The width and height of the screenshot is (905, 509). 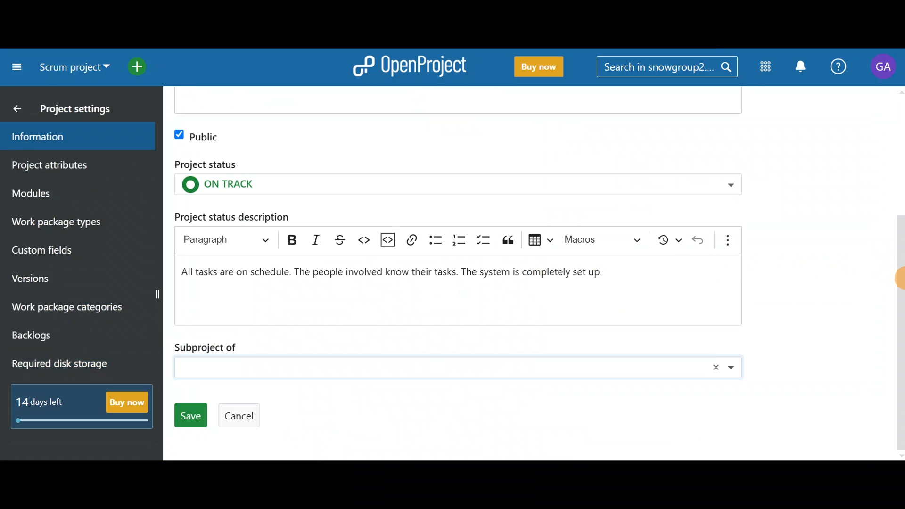 I want to click on Numbered list, so click(x=459, y=239).